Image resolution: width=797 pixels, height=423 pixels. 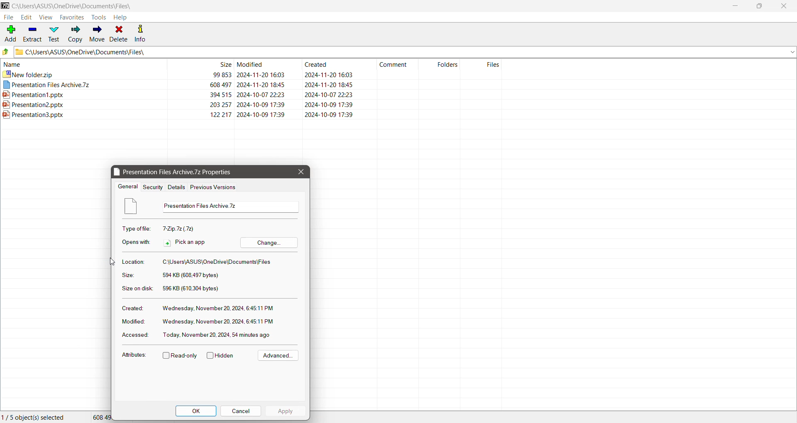 What do you see at coordinates (130, 275) in the screenshot?
I see `Size` at bounding box center [130, 275].